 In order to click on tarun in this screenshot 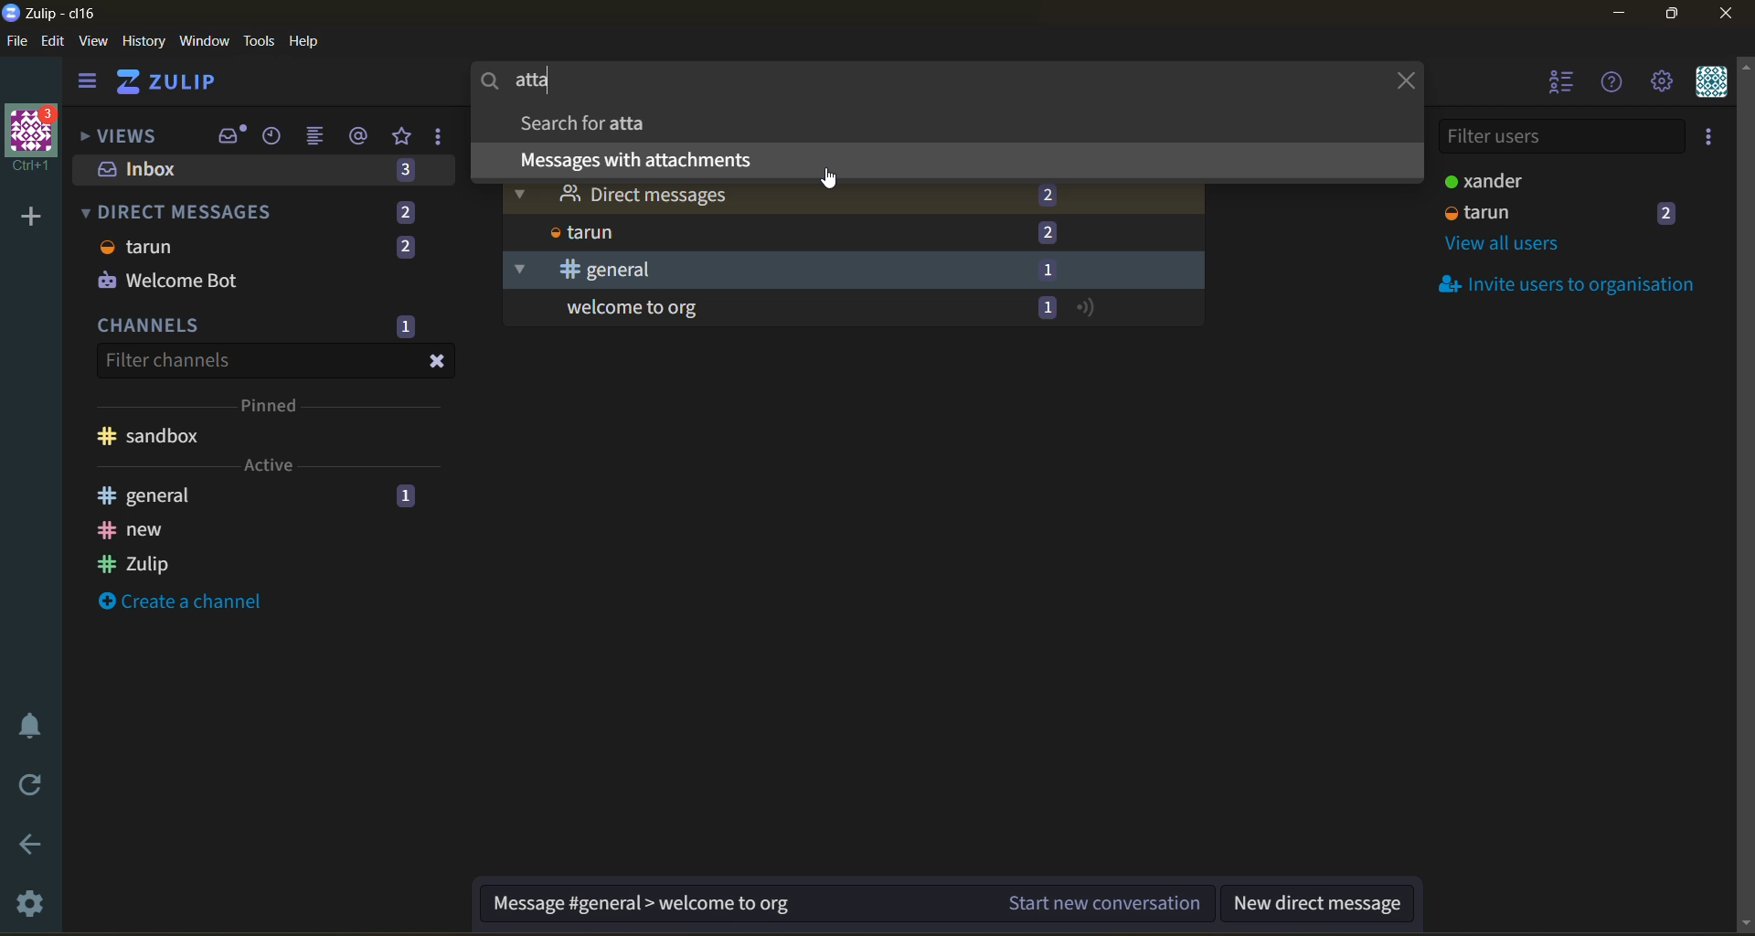, I will do `click(140, 247)`.